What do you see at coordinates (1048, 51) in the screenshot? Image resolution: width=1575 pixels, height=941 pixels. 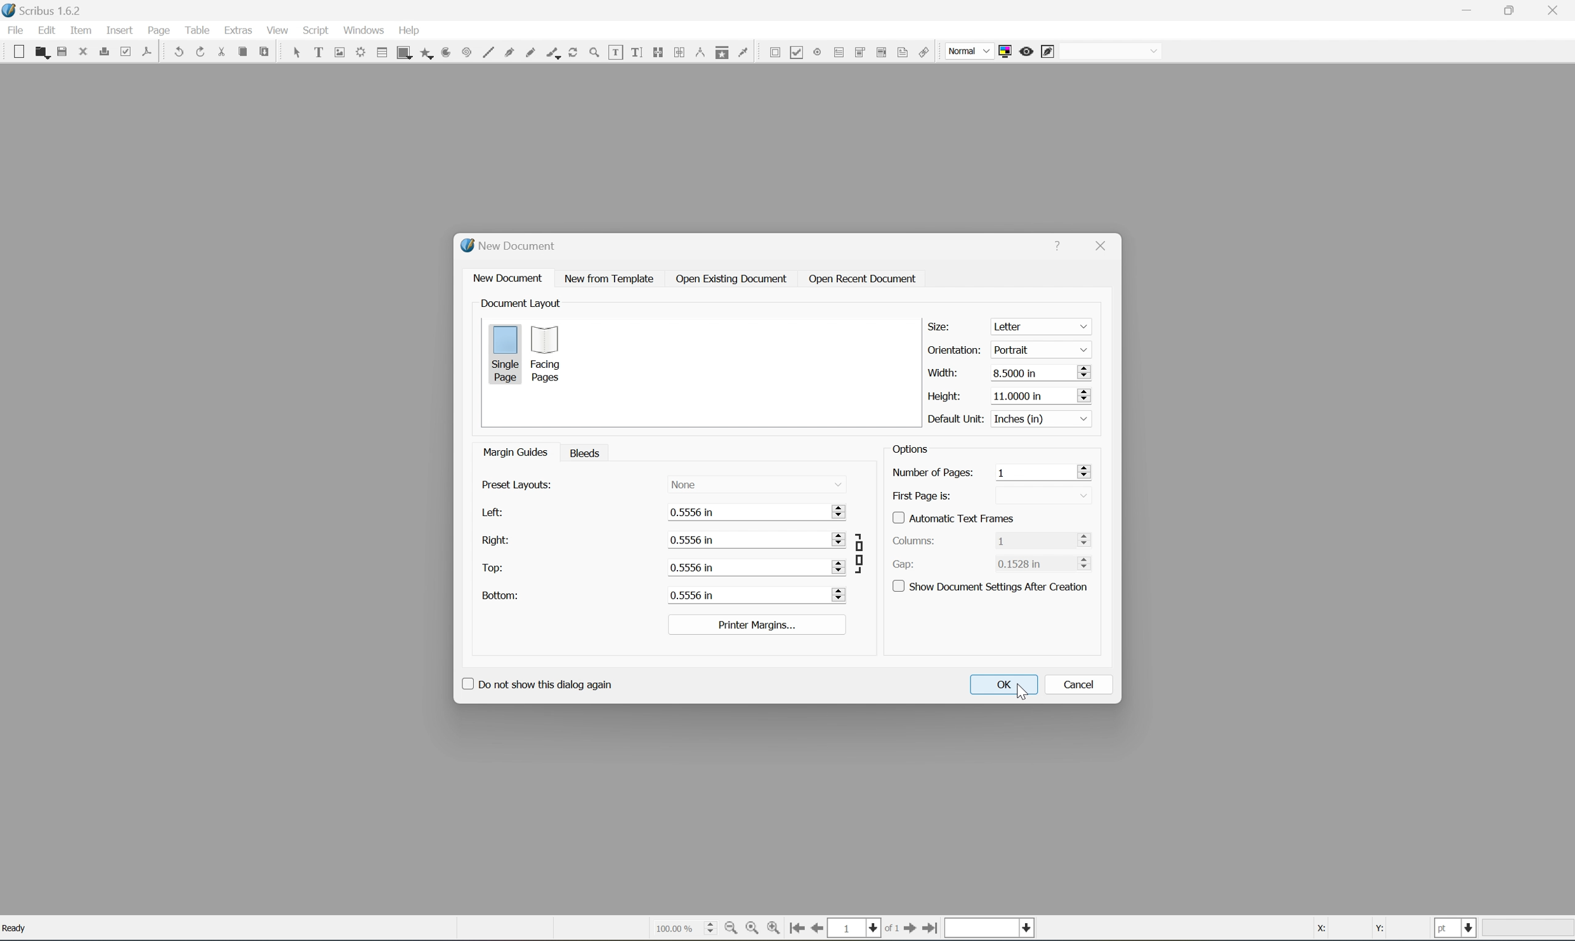 I see `edit in preview mode` at bounding box center [1048, 51].